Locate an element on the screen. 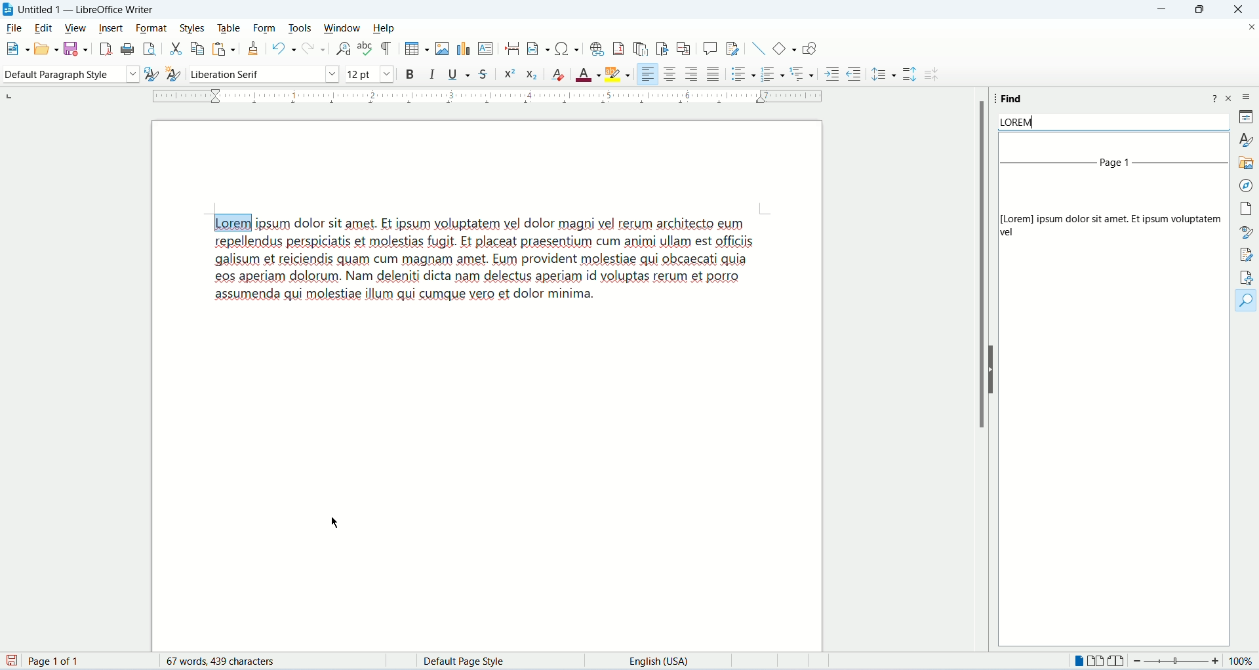 This screenshot has width=1259, height=670. page is located at coordinates (1244, 208).